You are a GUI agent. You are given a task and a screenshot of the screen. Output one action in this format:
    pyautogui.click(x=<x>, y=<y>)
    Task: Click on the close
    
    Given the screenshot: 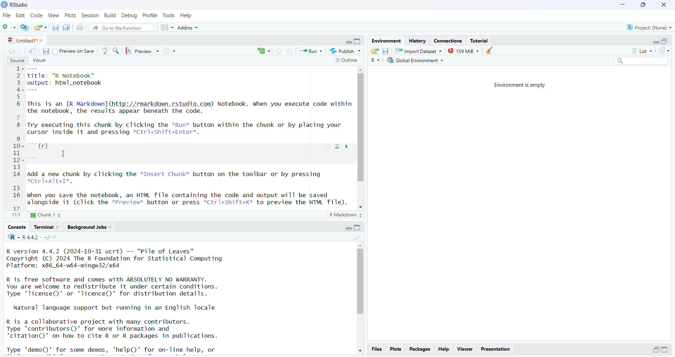 What is the action you would take?
    pyautogui.click(x=663, y=5)
    